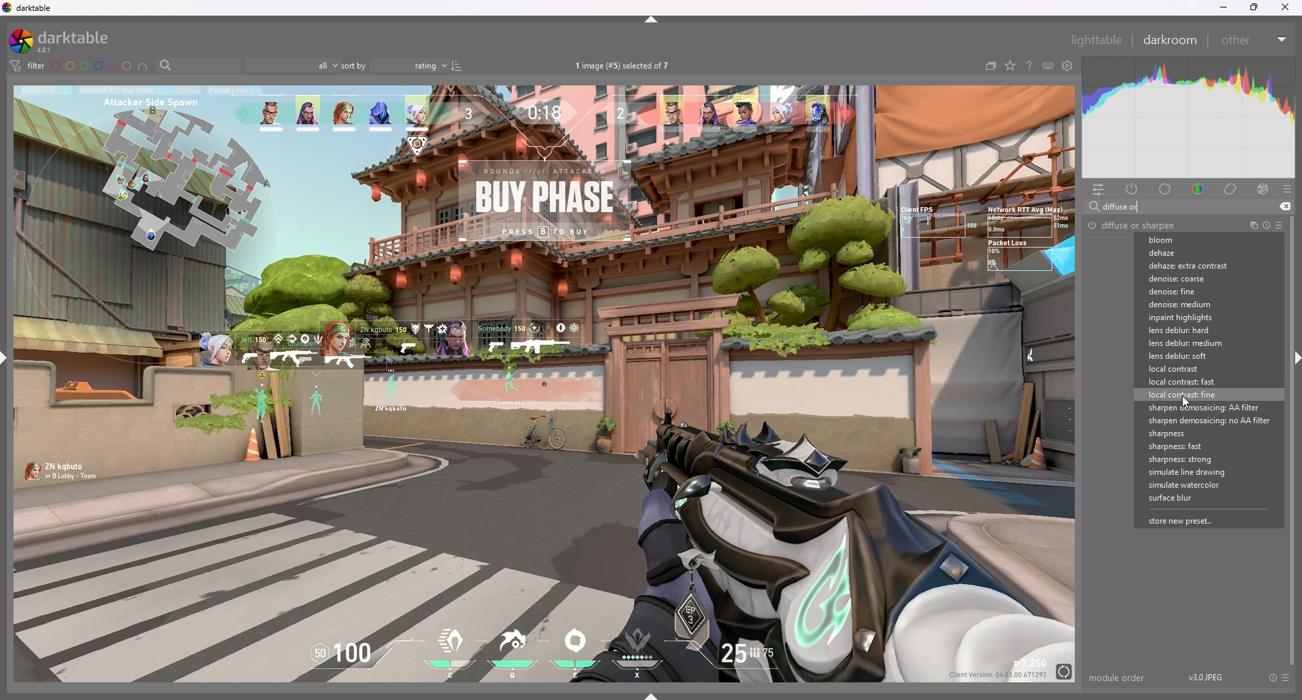 The image size is (1302, 700). Describe the element at coordinates (1284, 9) in the screenshot. I see `close` at that location.